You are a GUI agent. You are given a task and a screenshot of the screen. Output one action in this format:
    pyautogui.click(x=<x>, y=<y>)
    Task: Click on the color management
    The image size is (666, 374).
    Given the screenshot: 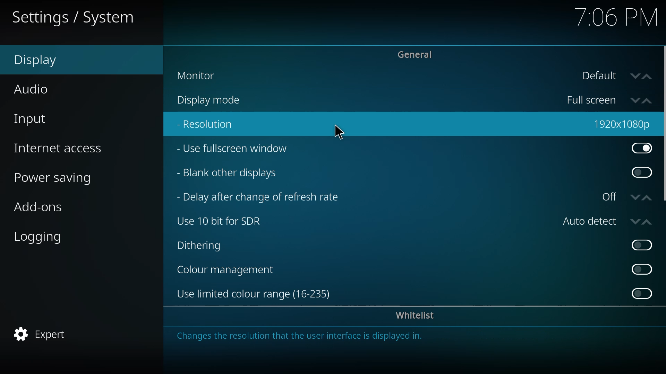 What is the action you would take?
    pyautogui.click(x=226, y=269)
    